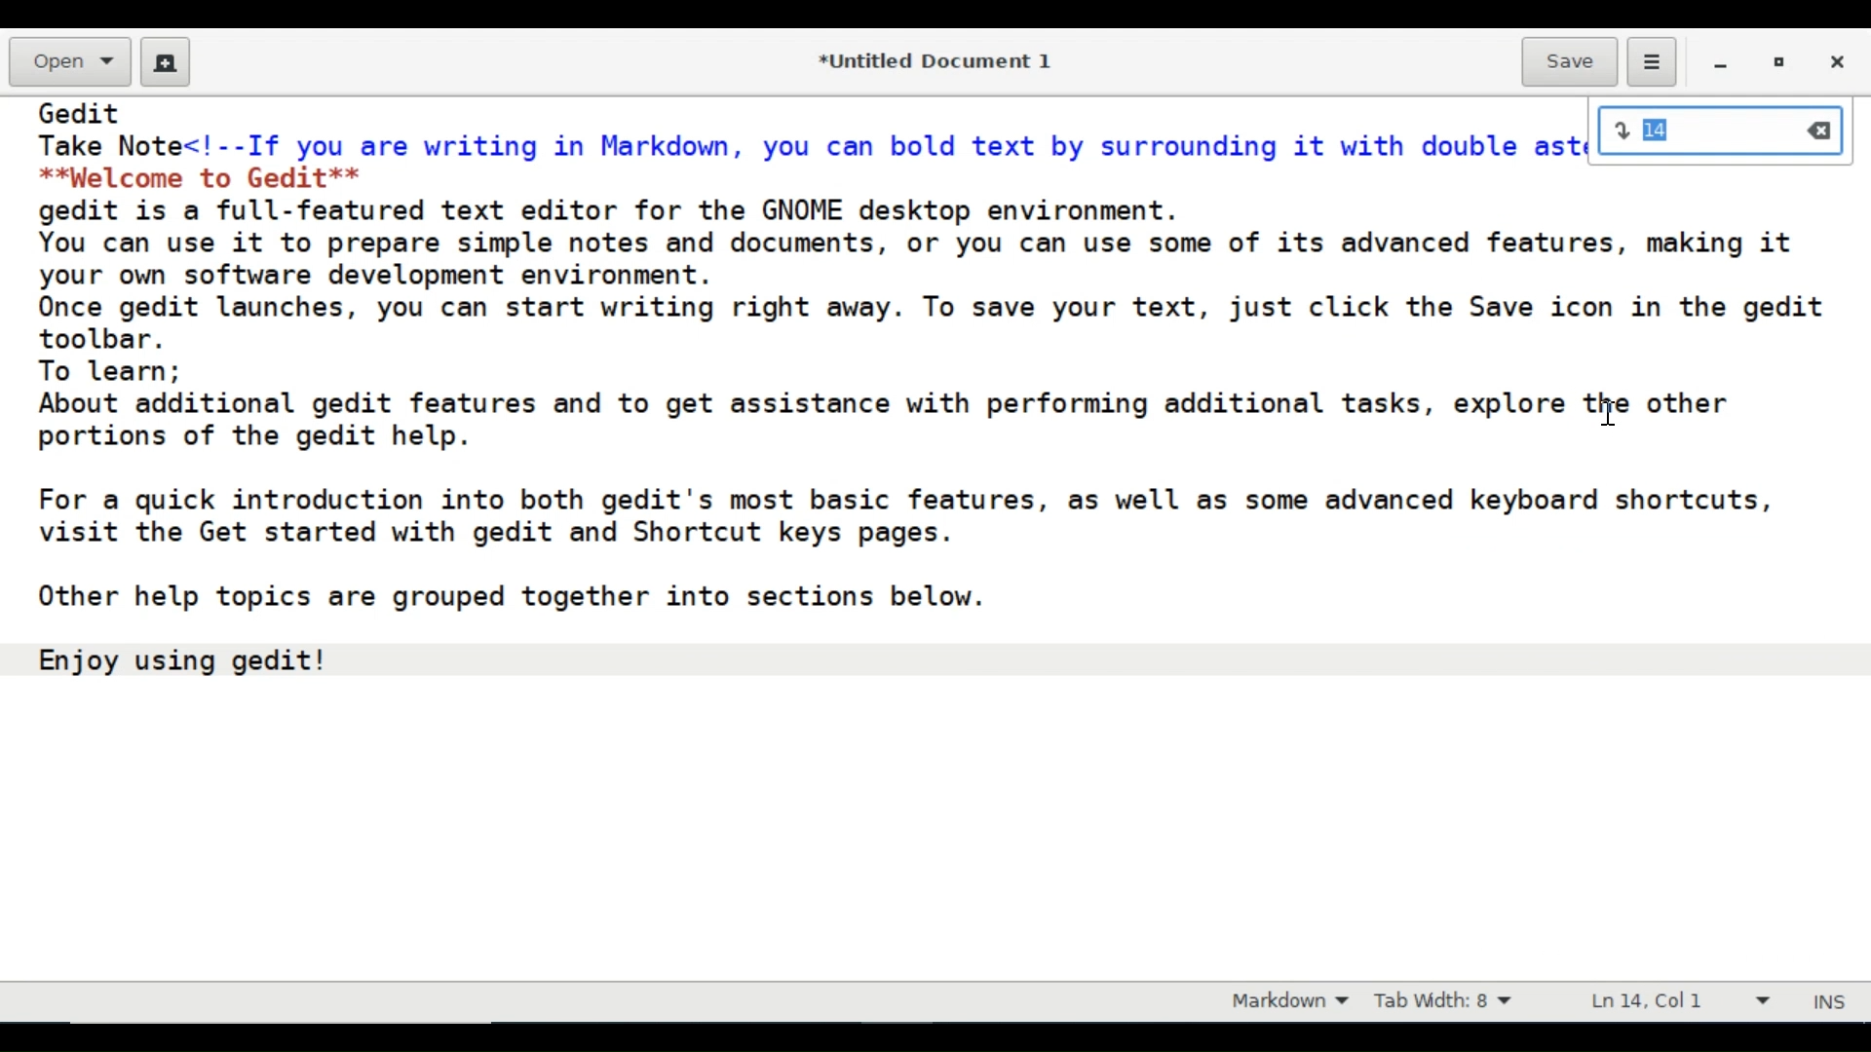 The width and height of the screenshot is (1871, 1052). What do you see at coordinates (511, 597) in the screenshot?
I see `Other help topics are grouped together into sections below.` at bounding box center [511, 597].